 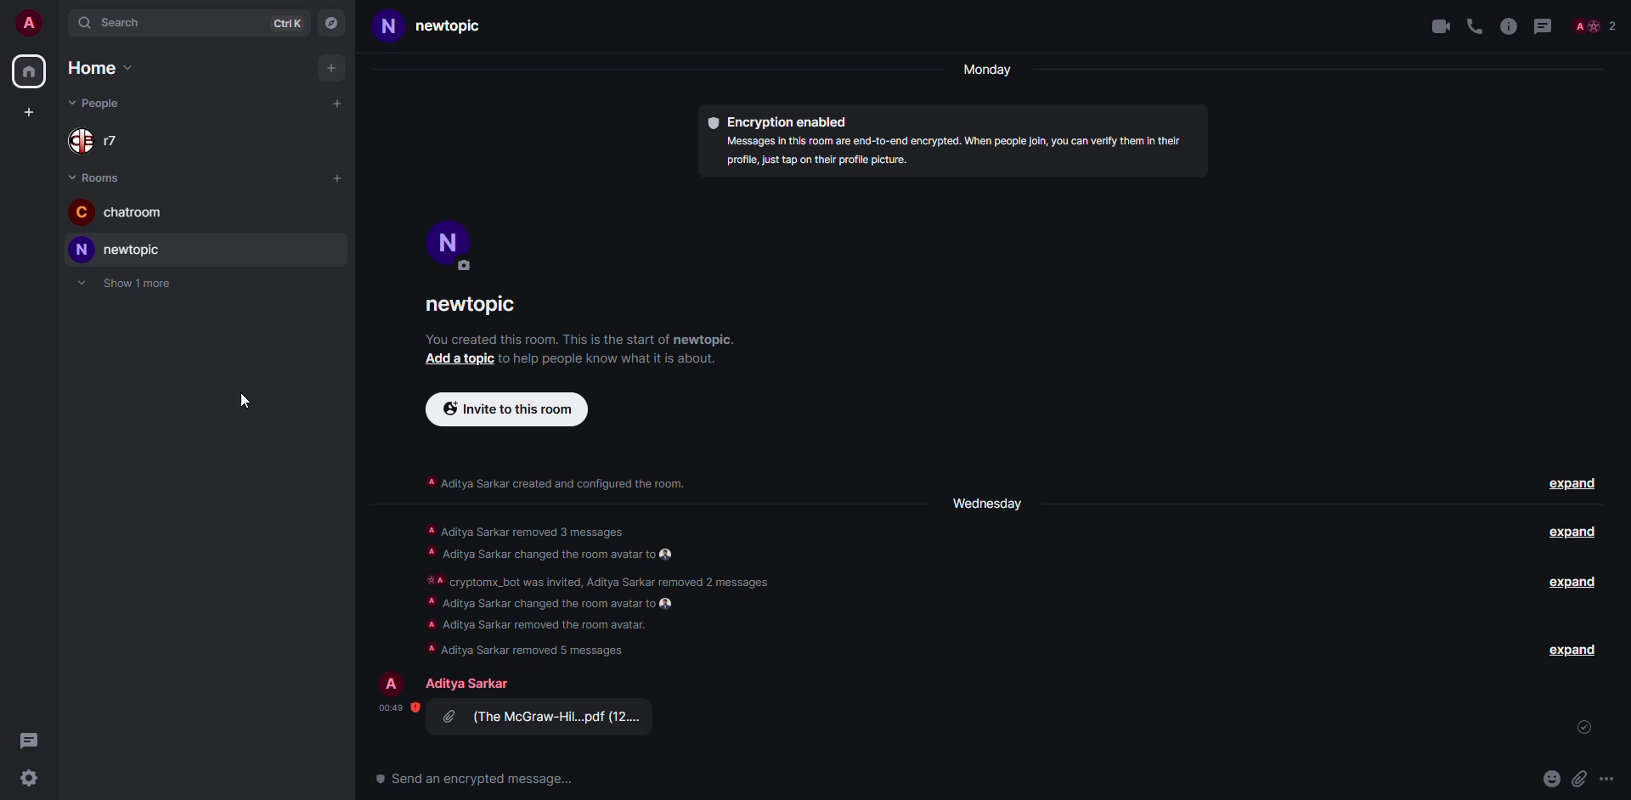 What do you see at coordinates (1593, 27) in the screenshot?
I see `people` at bounding box center [1593, 27].